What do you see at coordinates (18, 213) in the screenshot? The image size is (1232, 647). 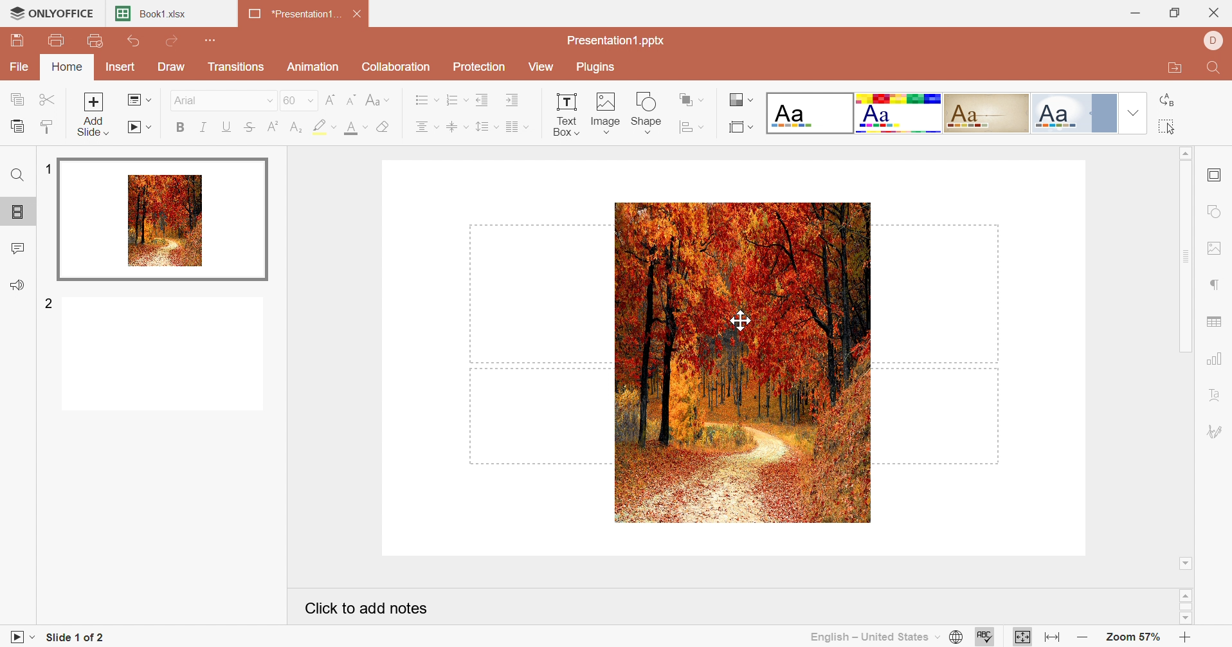 I see `Slides` at bounding box center [18, 213].